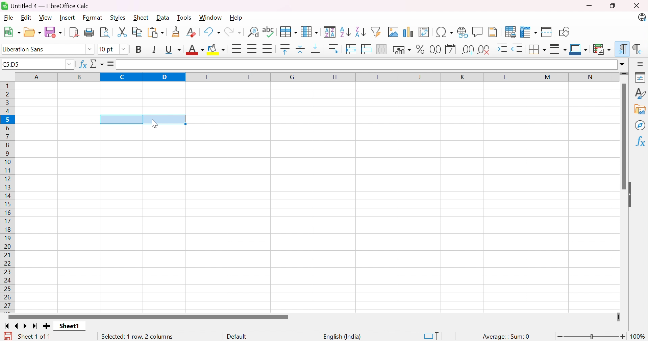  What do you see at coordinates (8, 195) in the screenshot?
I see `Row Number` at bounding box center [8, 195].